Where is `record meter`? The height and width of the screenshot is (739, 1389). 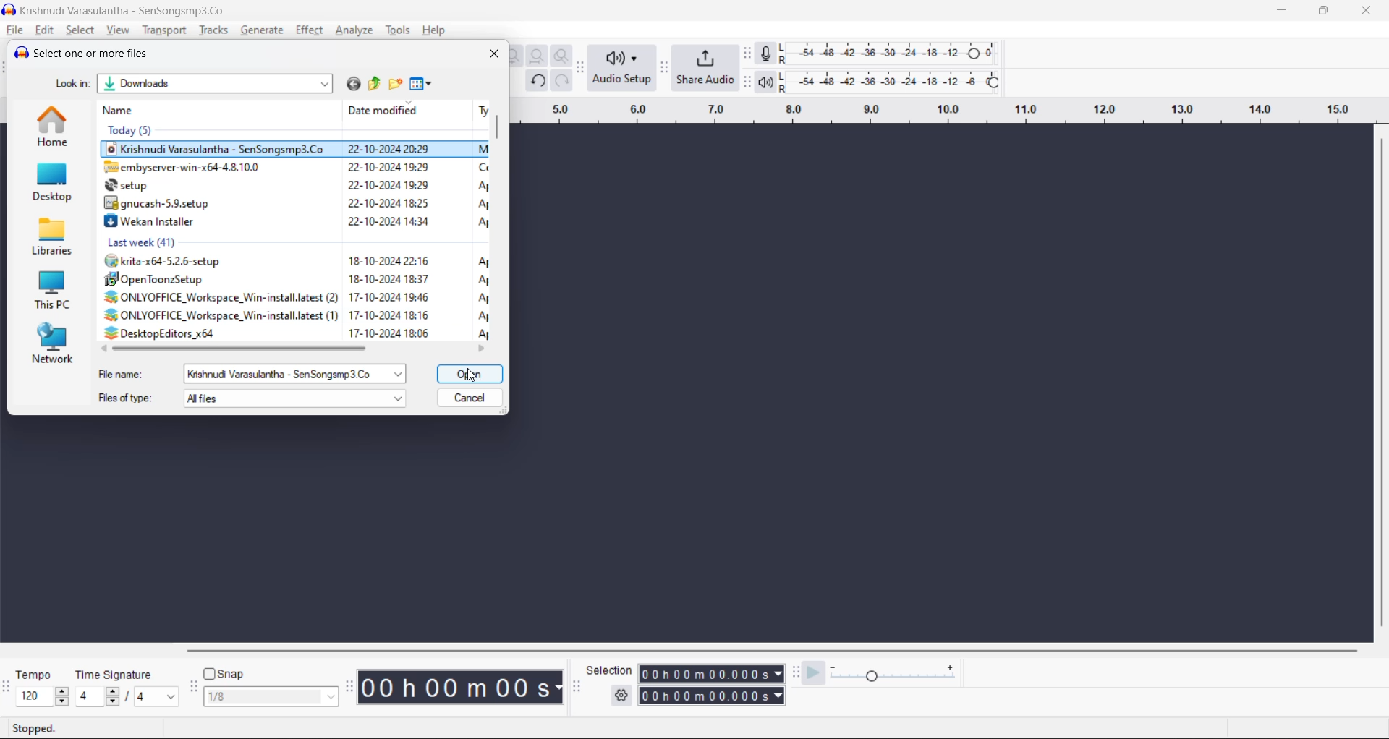
record meter is located at coordinates (771, 54).